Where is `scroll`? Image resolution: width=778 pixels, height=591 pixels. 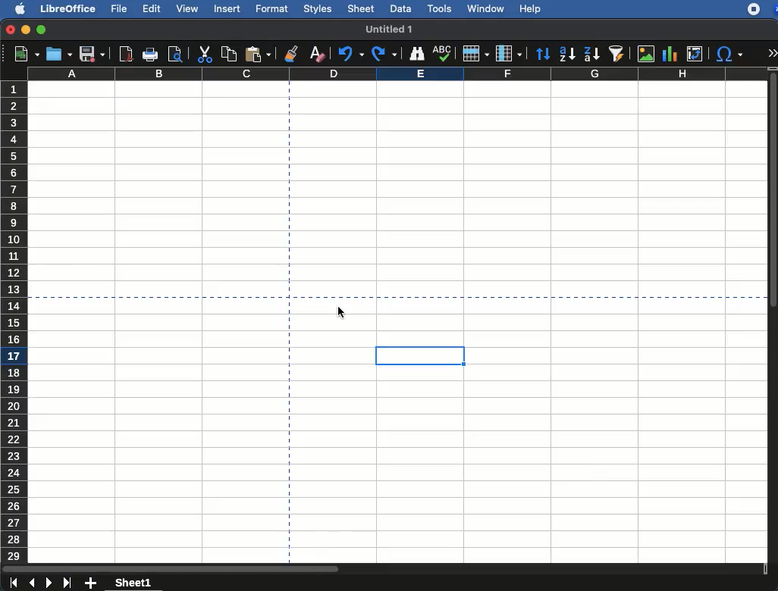 scroll is located at coordinates (773, 317).